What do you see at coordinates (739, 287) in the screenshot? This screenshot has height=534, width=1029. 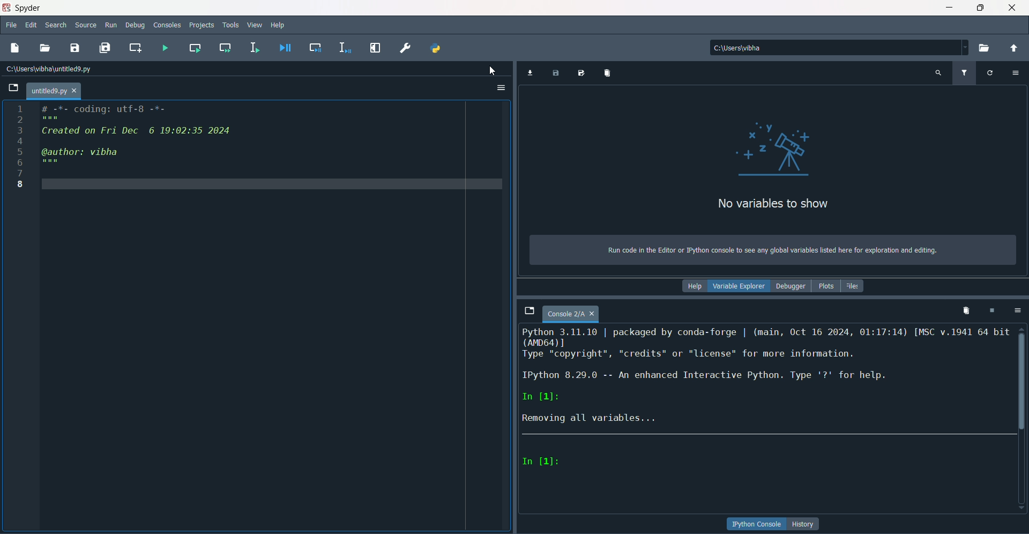 I see `variable explorer` at bounding box center [739, 287].